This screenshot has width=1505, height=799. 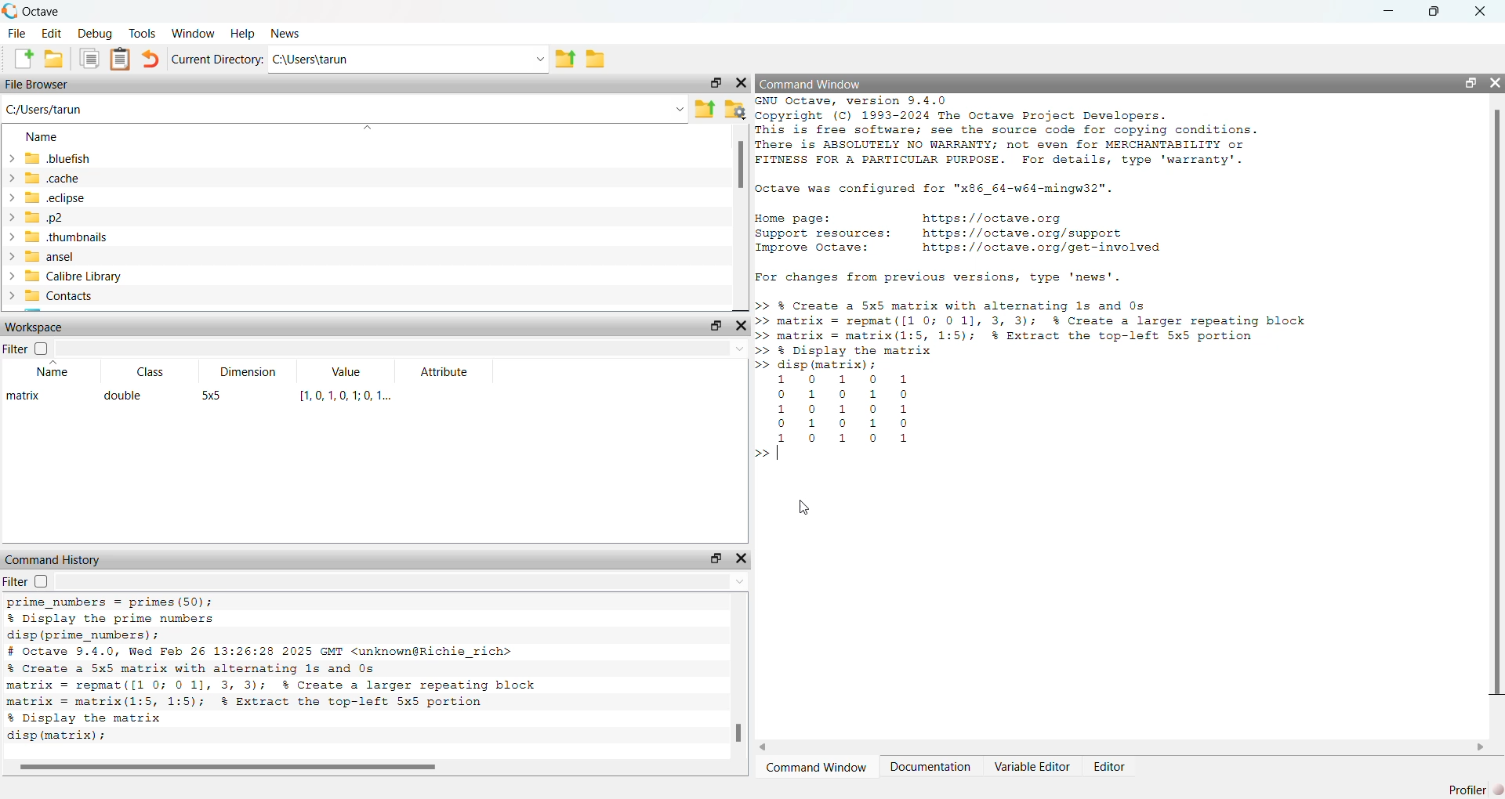 I want to click on Dimension, so click(x=248, y=371).